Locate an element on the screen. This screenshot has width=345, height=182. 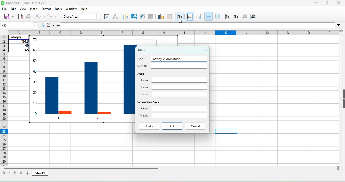
tool is located at coordinates (58, 9).